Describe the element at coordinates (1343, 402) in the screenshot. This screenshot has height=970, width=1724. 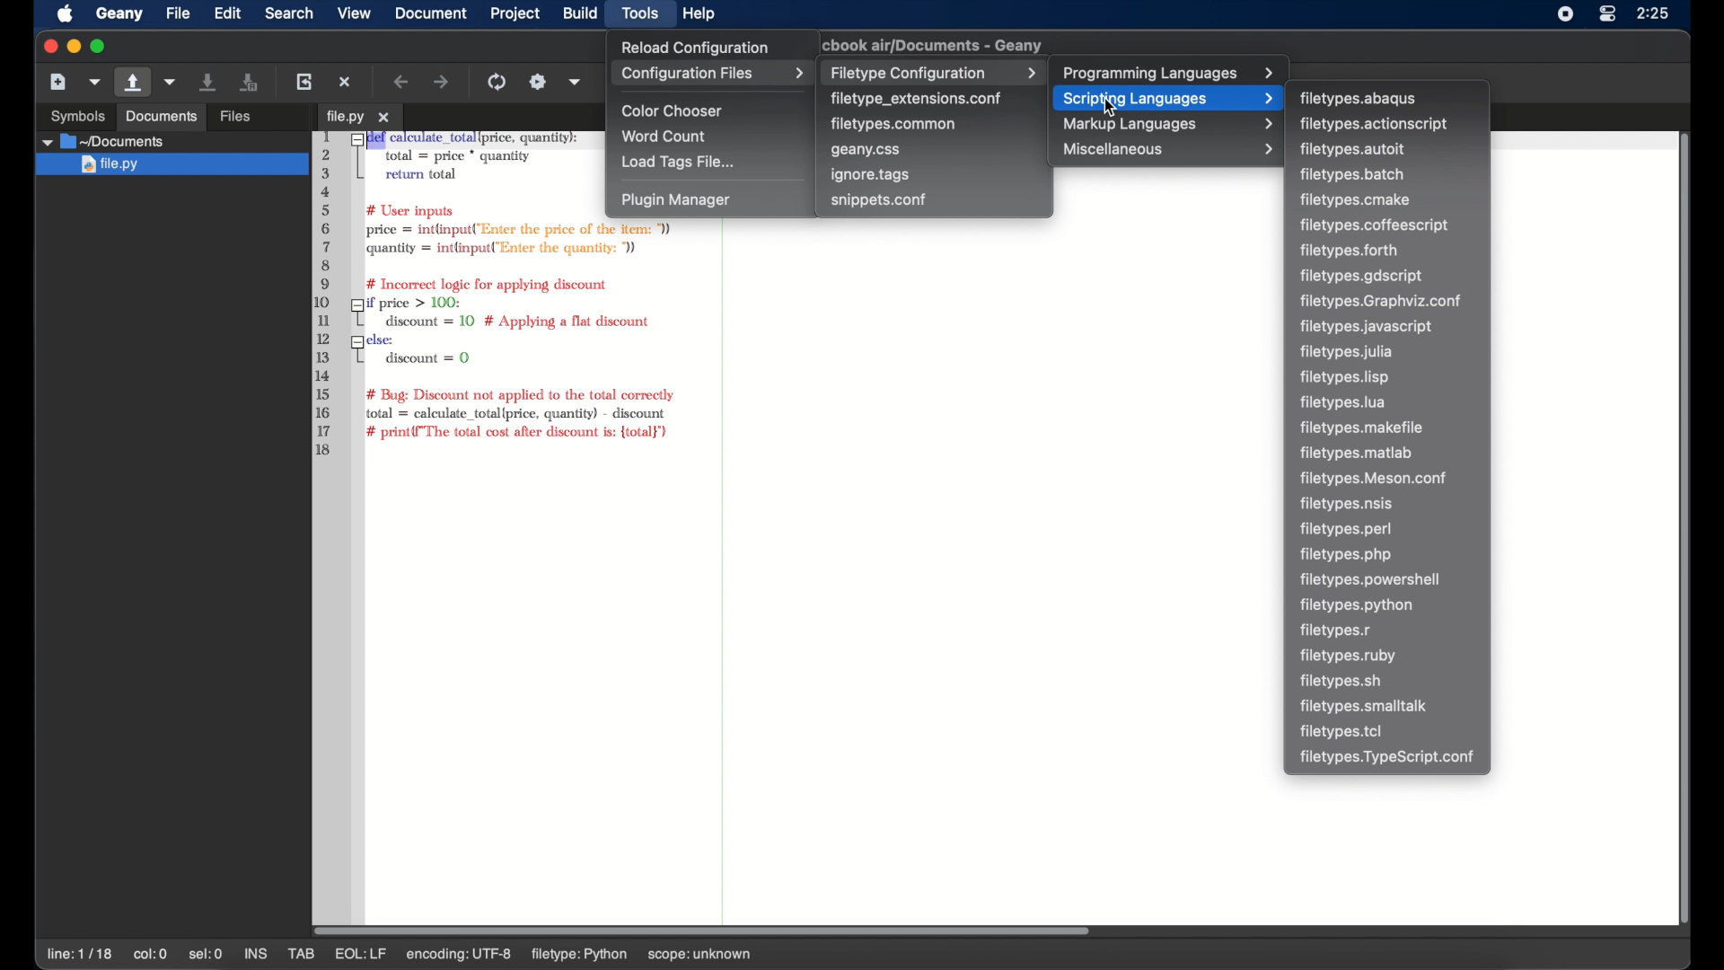
I see `filetypes` at that location.